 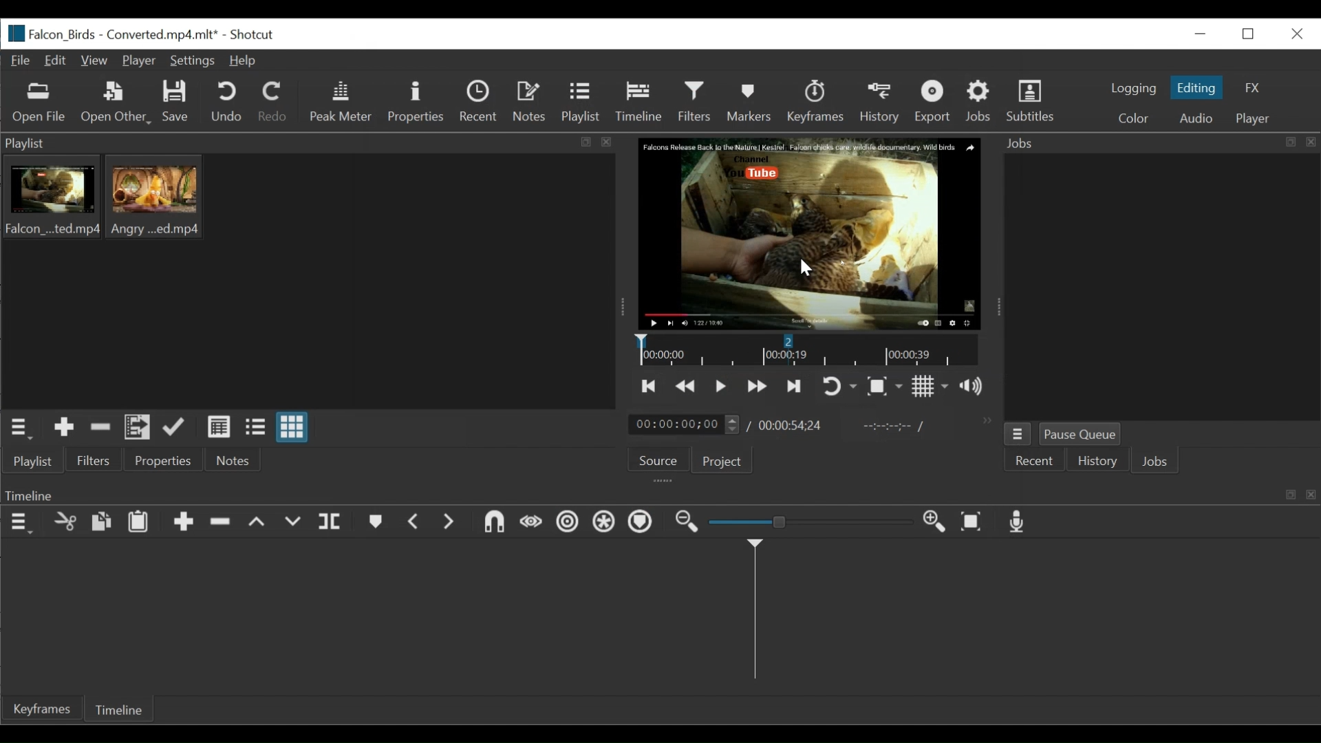 What do you see at coordinates (220, 429) in the screenshot?
I see `View as details` at bounding box center [220, 429].